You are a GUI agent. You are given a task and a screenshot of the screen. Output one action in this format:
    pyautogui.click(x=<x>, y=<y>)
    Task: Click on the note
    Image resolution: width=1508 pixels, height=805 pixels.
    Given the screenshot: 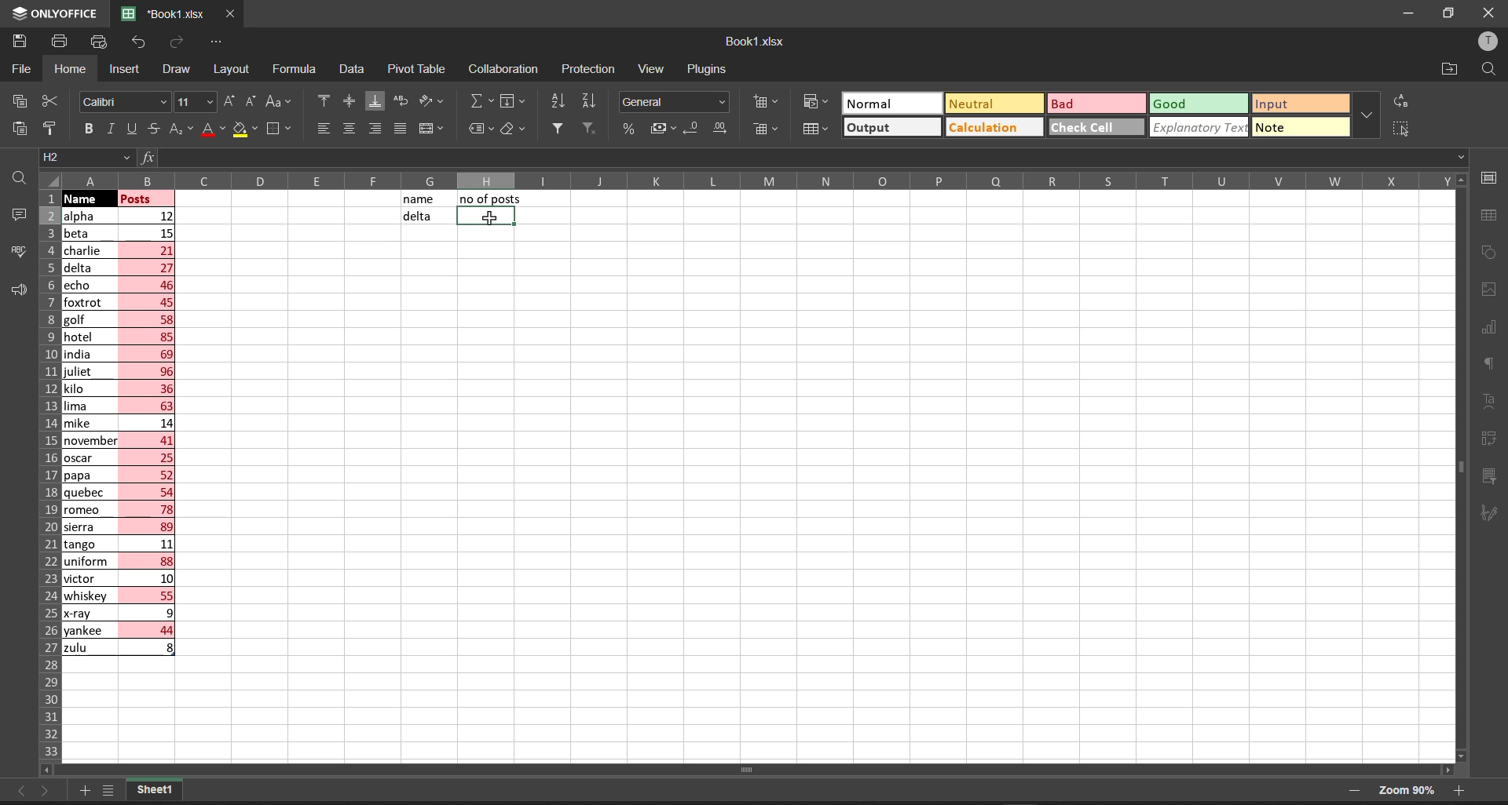 What is the action you would take?
    pyautogui.click(x=1282, y=126)
    